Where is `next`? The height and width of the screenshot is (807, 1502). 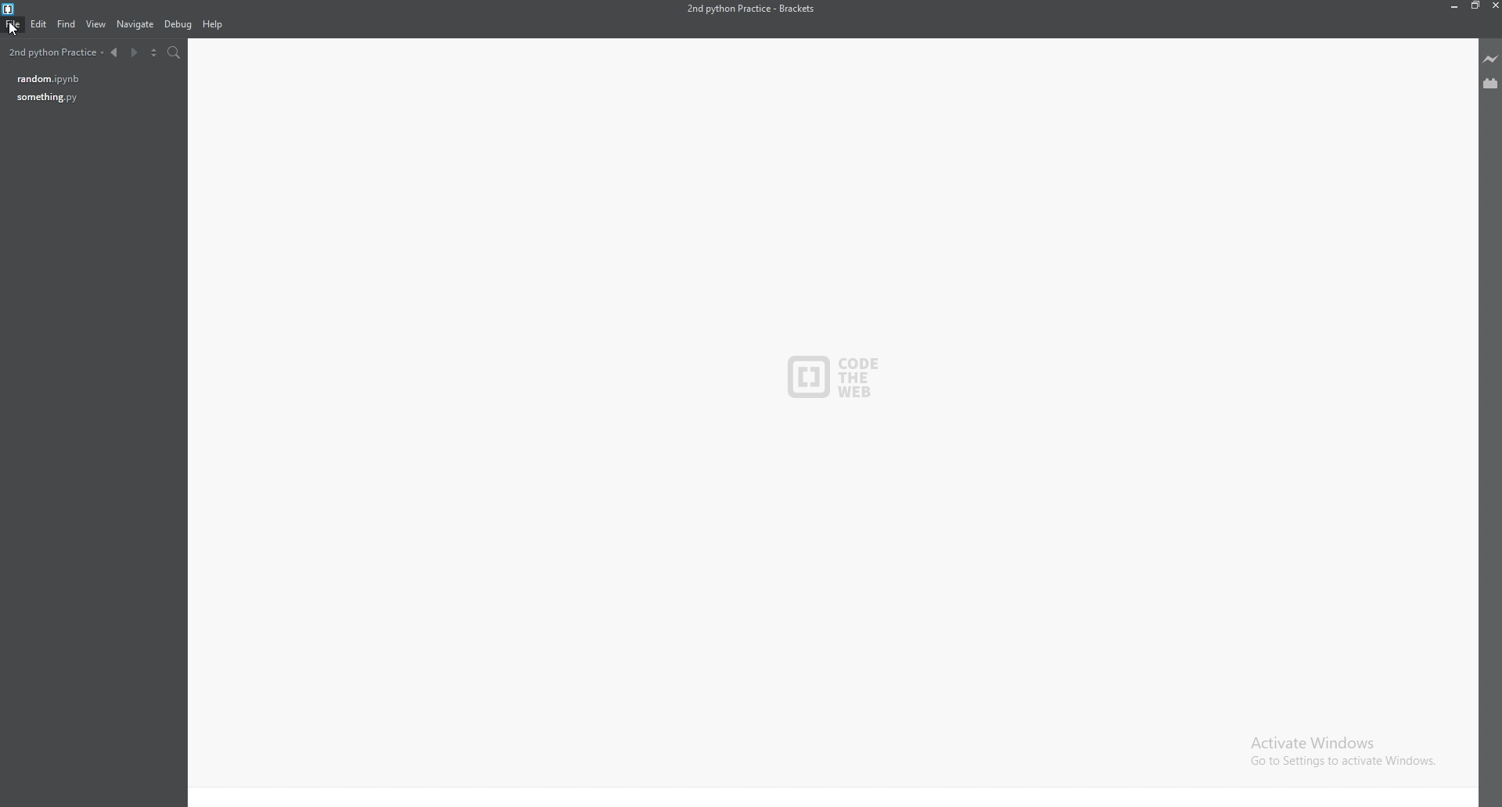 next is located at coordinates (136, 52).